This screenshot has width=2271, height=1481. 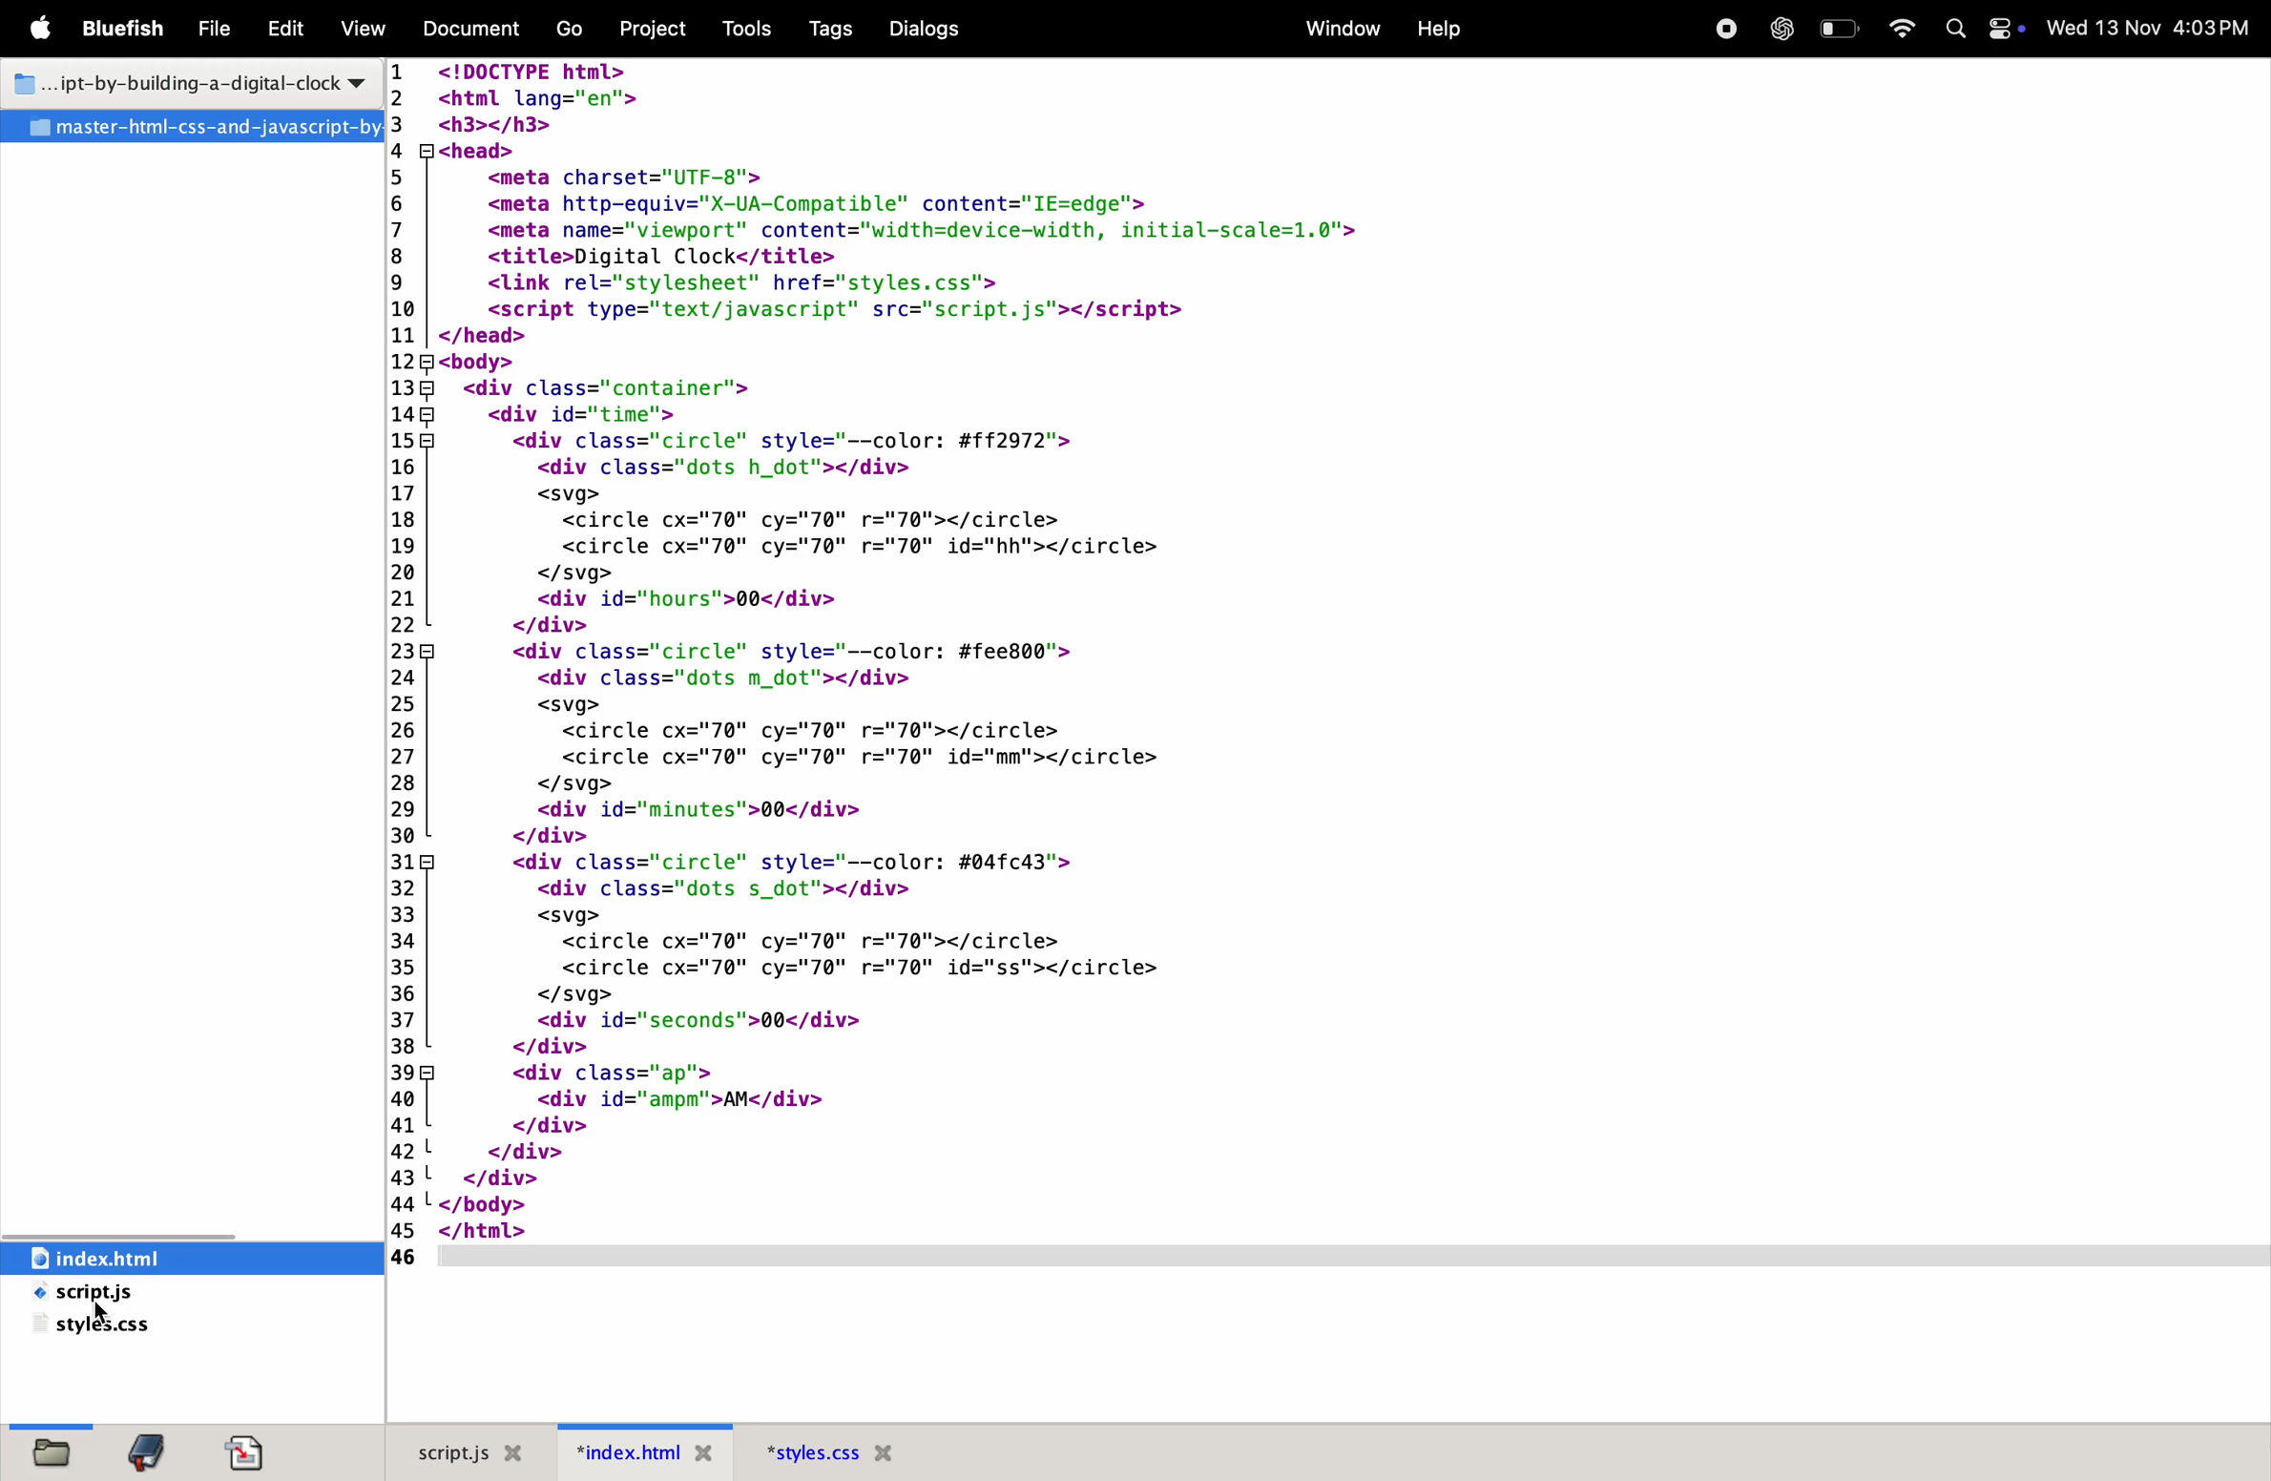 I want to click on Project, so click(x=659, y=29).